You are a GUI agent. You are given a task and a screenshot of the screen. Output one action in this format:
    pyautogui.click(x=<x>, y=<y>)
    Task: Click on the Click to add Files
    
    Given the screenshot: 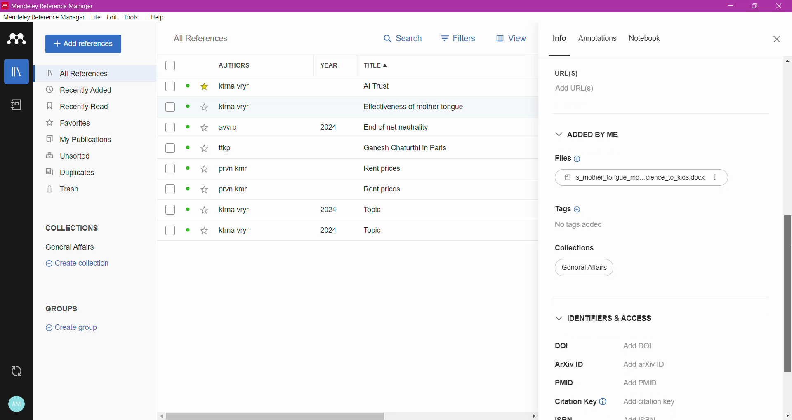 What is the action you would take?
    pyautogui.click(x=572, y=159)
    